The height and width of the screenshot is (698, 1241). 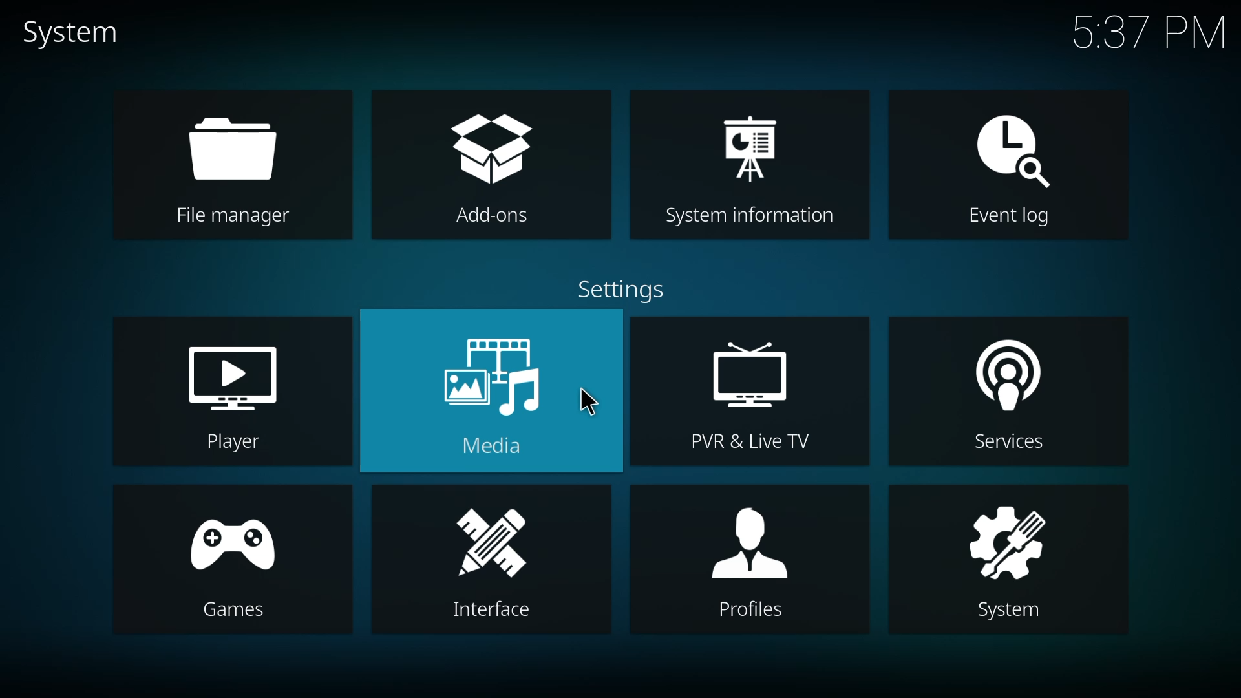 What do you see at coordinates (228, 217) in the screenshot?
I see `File manager` at bounding box center [228, 217].